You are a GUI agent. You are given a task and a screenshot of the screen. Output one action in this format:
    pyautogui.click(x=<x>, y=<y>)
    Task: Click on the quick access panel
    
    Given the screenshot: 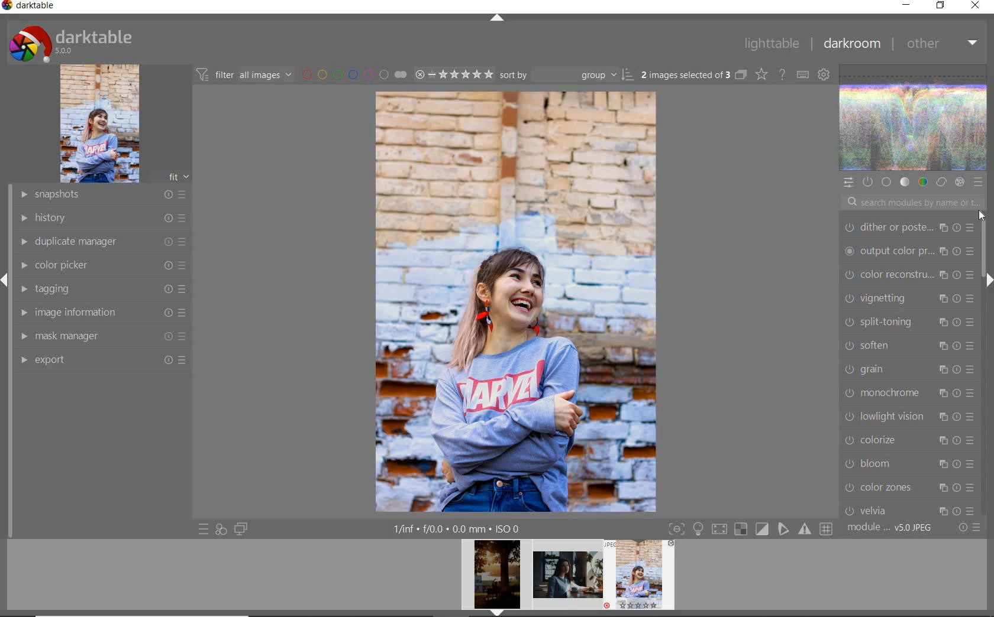 What is the action you would take?
    pyautogui.click(x=848, y=183)
    